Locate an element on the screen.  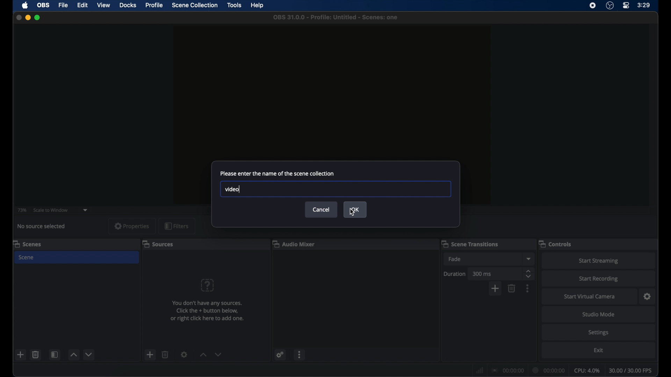
dropdown menu is located at coordinates (529, 259).